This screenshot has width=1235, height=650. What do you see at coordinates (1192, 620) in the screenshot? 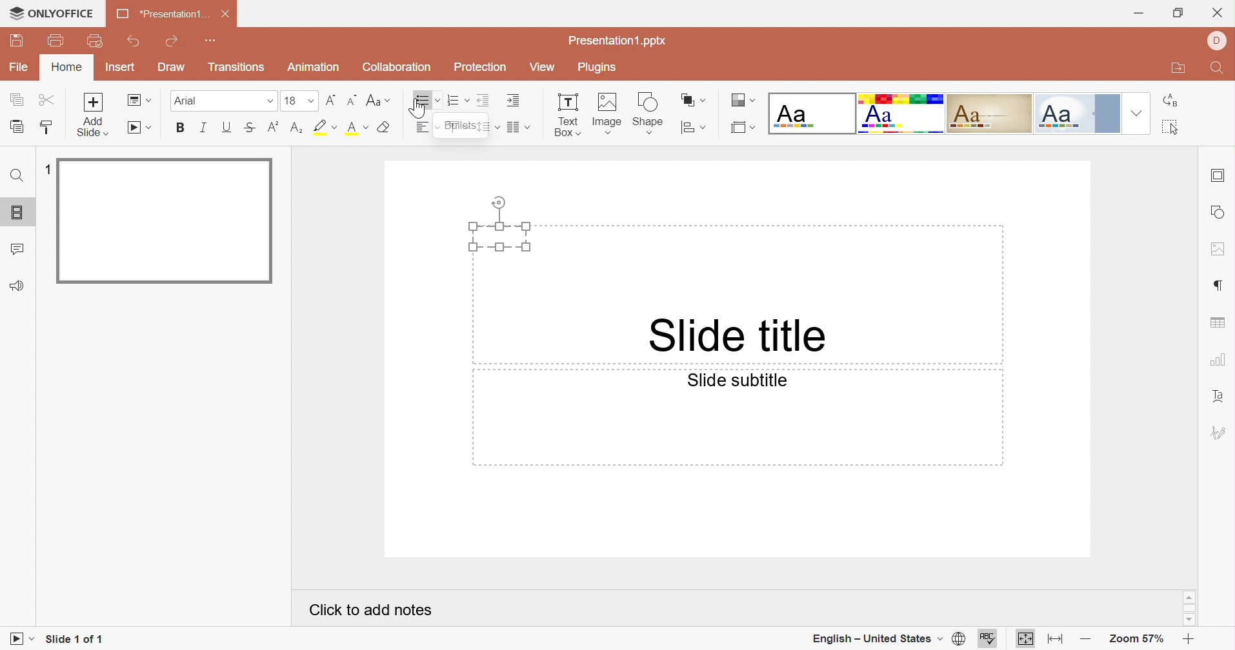
I see `Scroll Down` at bounding box center [1192, 620].